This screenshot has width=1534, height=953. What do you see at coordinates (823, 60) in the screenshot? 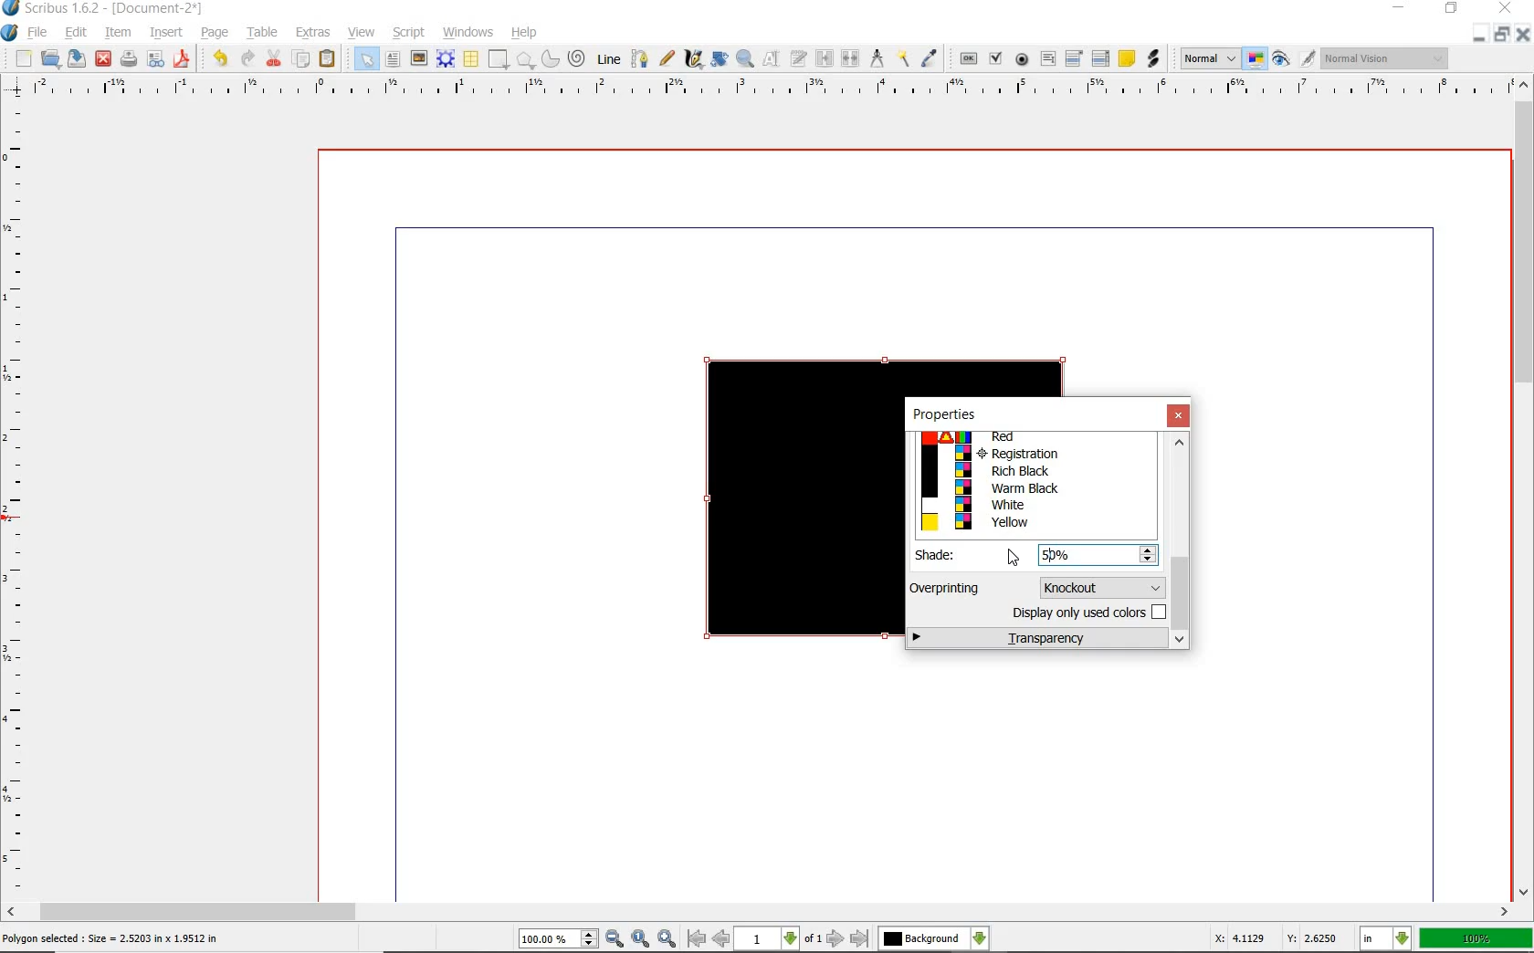
I see `link text frames` at bounding box center [823, 60].